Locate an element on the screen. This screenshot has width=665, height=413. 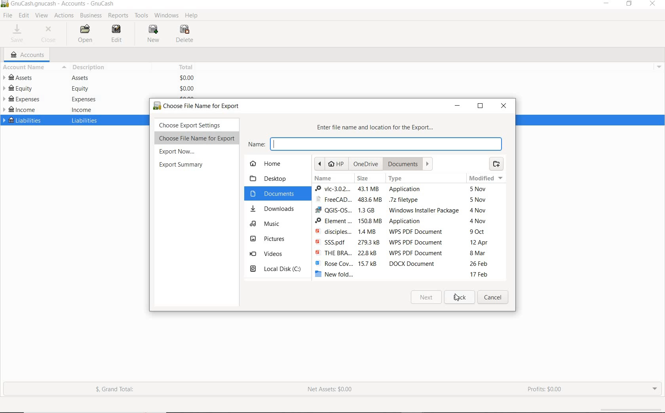
downloads is located at coordinates (273, 208).